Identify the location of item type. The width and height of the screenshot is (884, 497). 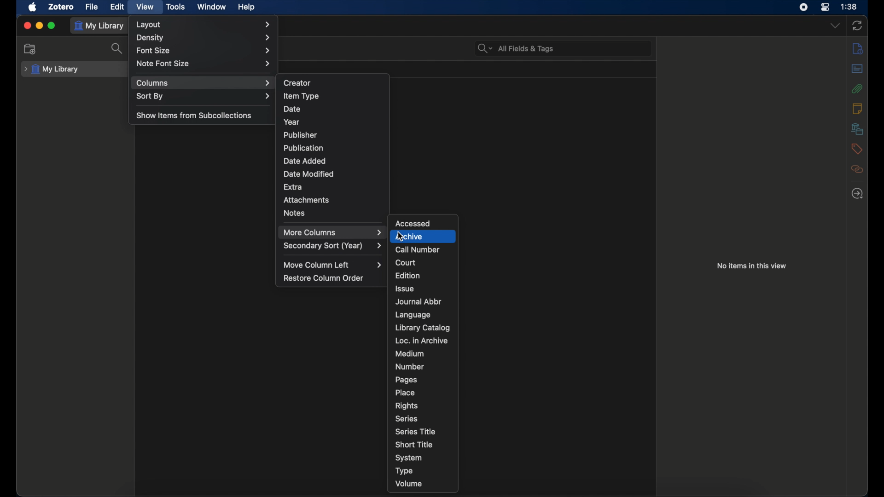
(301, 96).